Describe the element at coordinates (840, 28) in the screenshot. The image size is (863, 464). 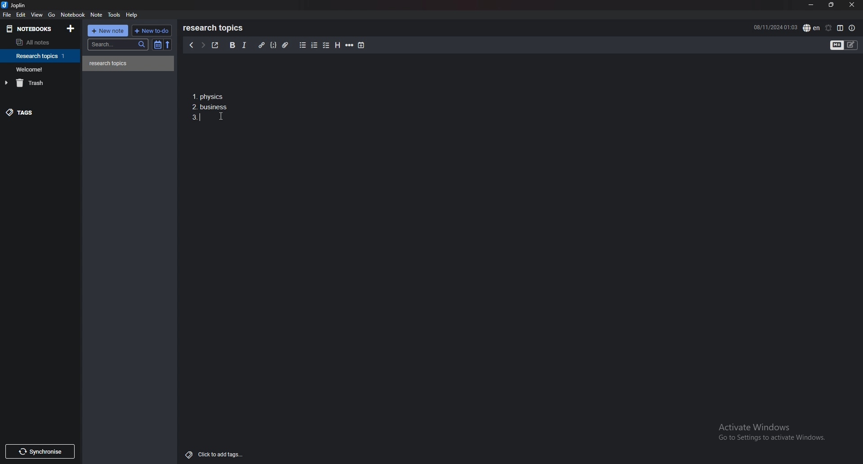
I see `toggle editor layout` at that location.